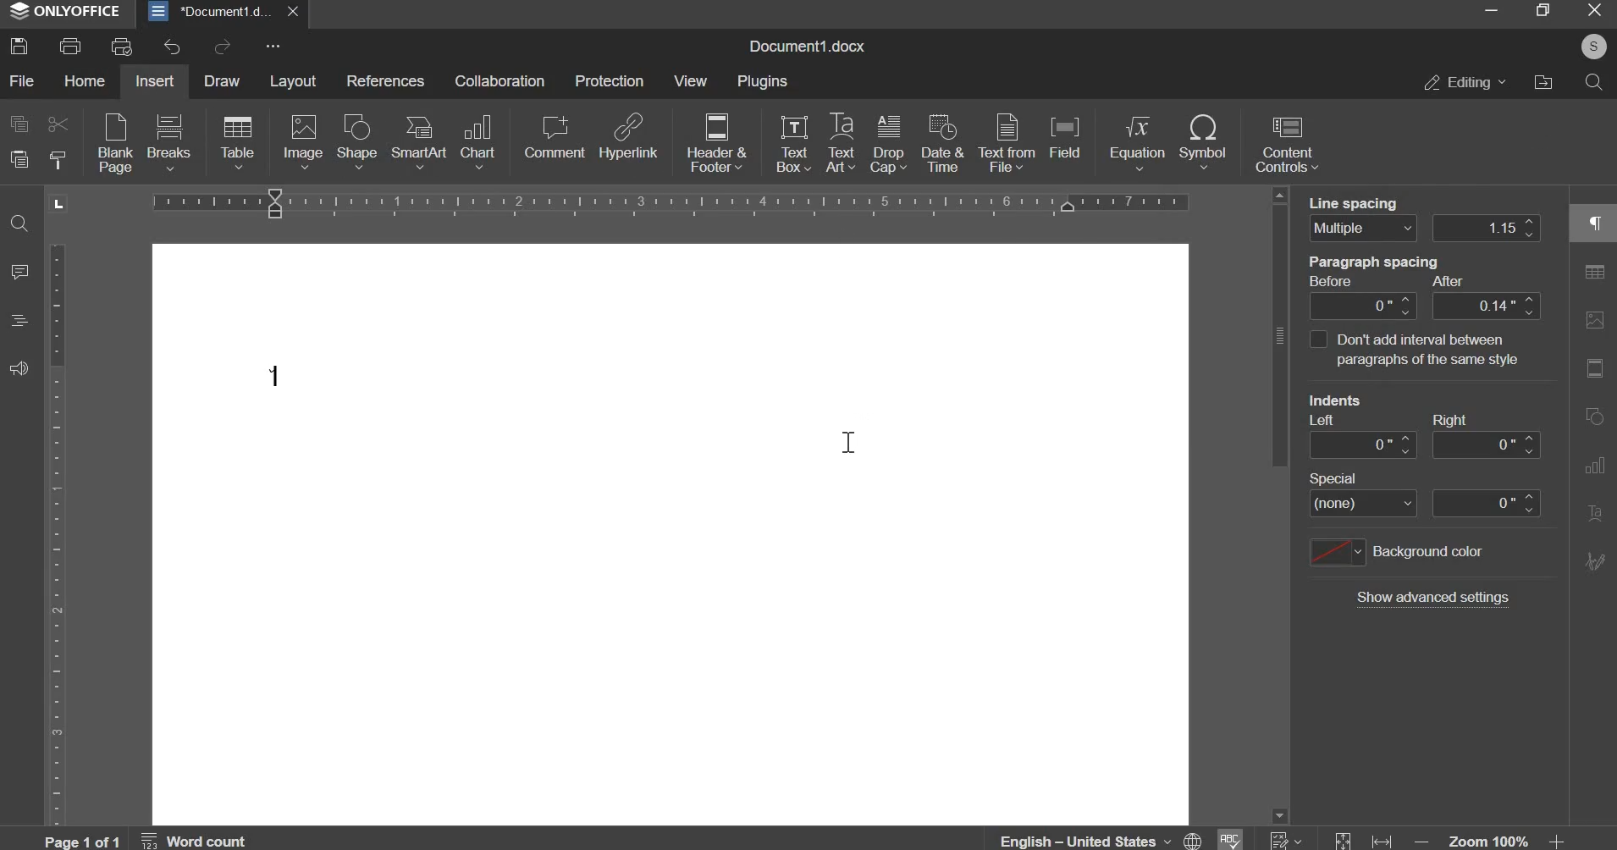  I want to click on text from file, so click(1009, 141).